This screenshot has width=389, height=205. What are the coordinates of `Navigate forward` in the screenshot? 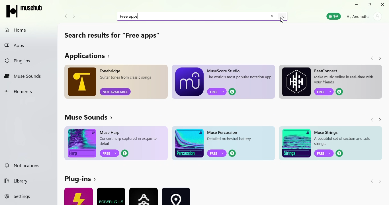 It's located at (76, 17).